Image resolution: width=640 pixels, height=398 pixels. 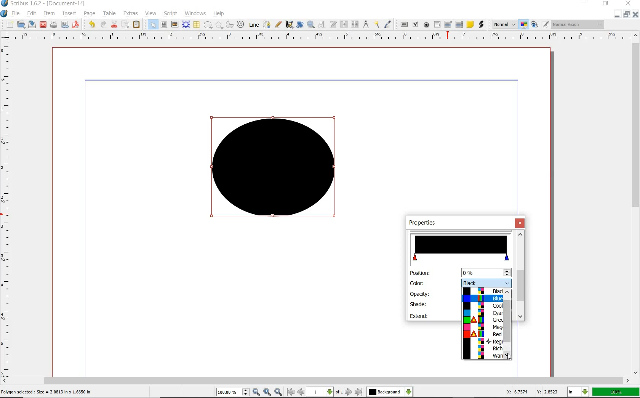 What do you see at coordinates (43, 25) in the screenshot?
I see `CLOSE` at bounding box center [43, 25].